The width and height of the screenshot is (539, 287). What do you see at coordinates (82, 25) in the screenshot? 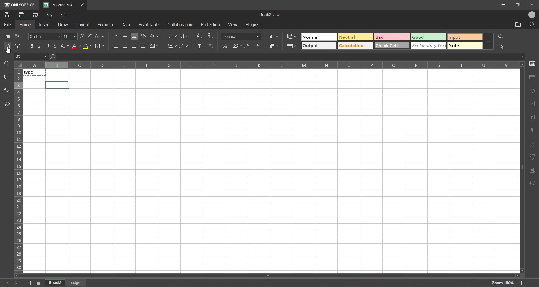
I see `layout` at bounding box center [82, 25].